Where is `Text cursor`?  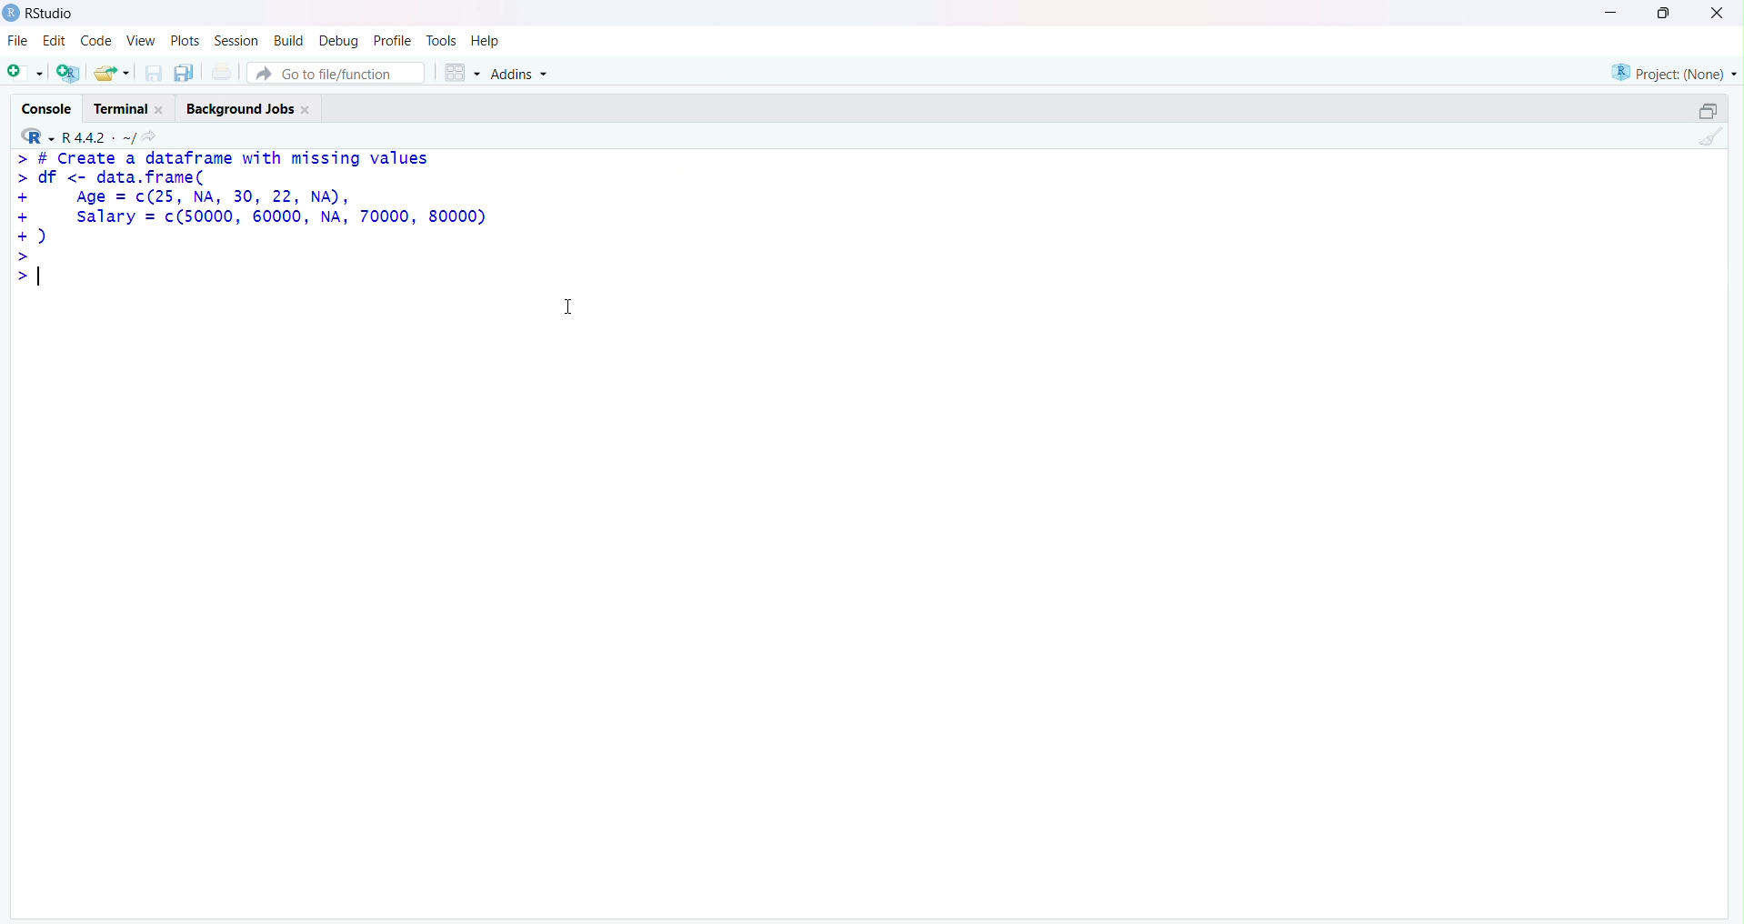
Text cursor is located at coordinates (578, 305).